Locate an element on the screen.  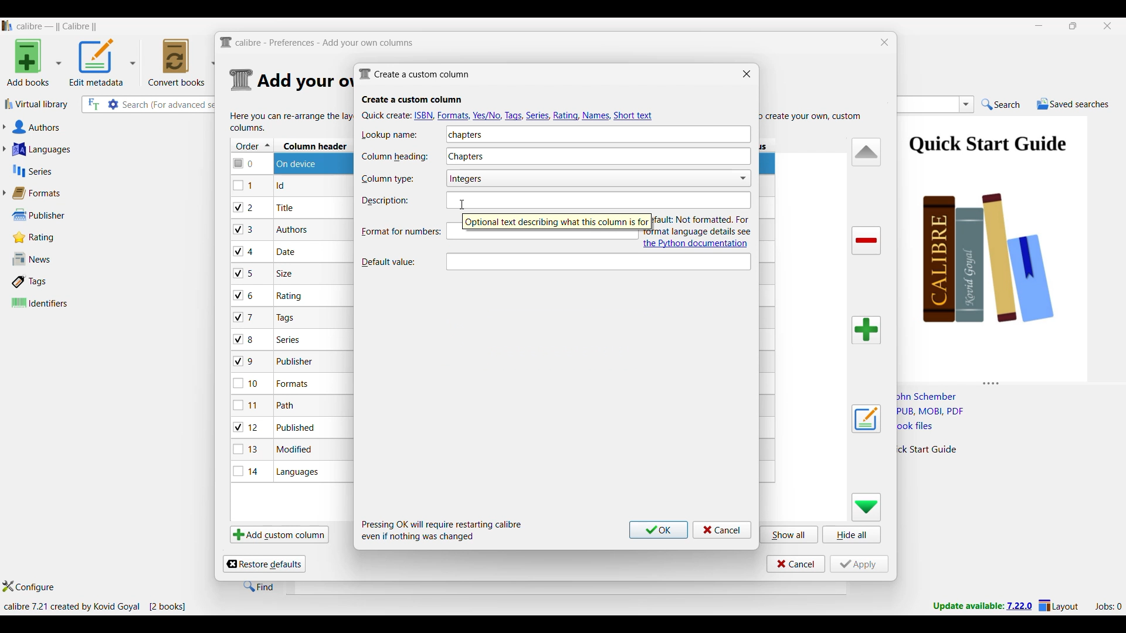
Convert books options is located at coordinates (182, 62).